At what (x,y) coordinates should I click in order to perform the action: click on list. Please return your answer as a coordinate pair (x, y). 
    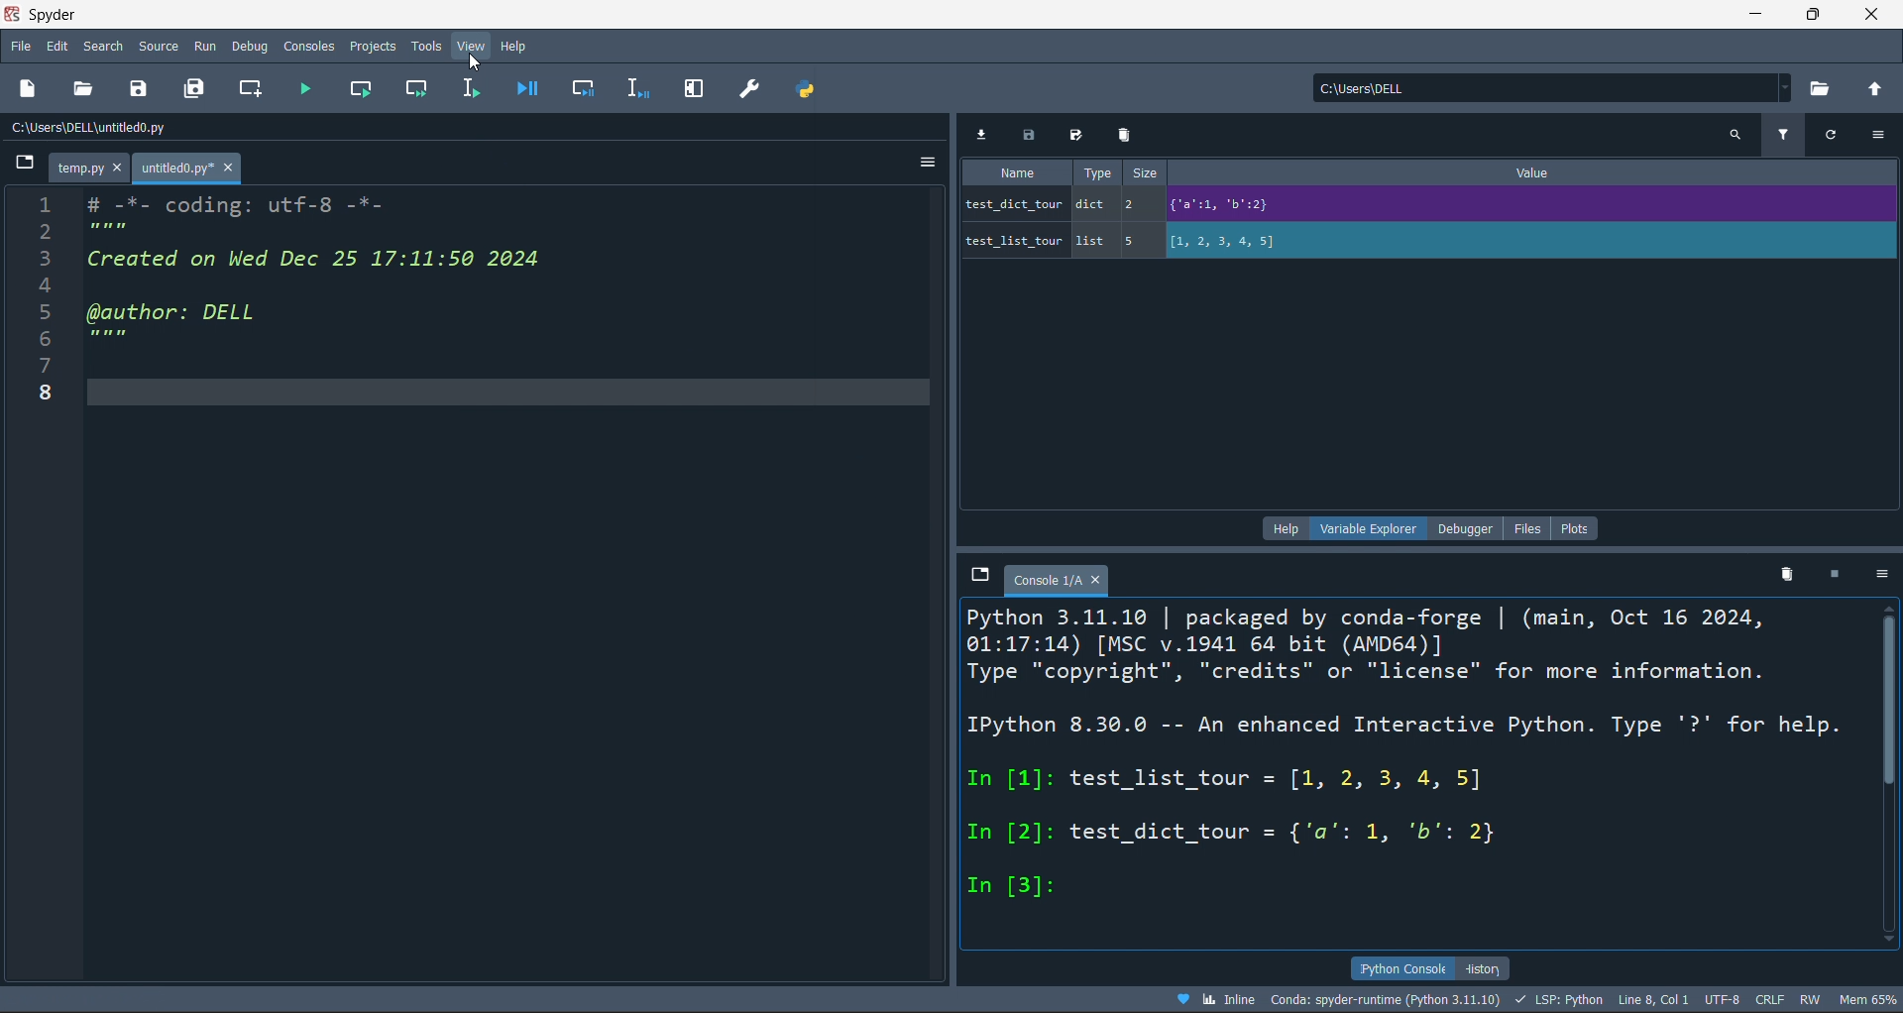
    Looking at the image, I should click on (1090, 245).